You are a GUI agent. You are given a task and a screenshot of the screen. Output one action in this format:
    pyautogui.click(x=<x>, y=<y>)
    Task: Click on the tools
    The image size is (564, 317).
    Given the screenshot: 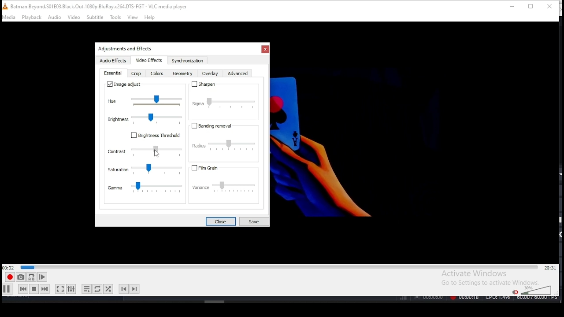 What is the action you would take?
    pyautogui.click(x=115, y=17)
    